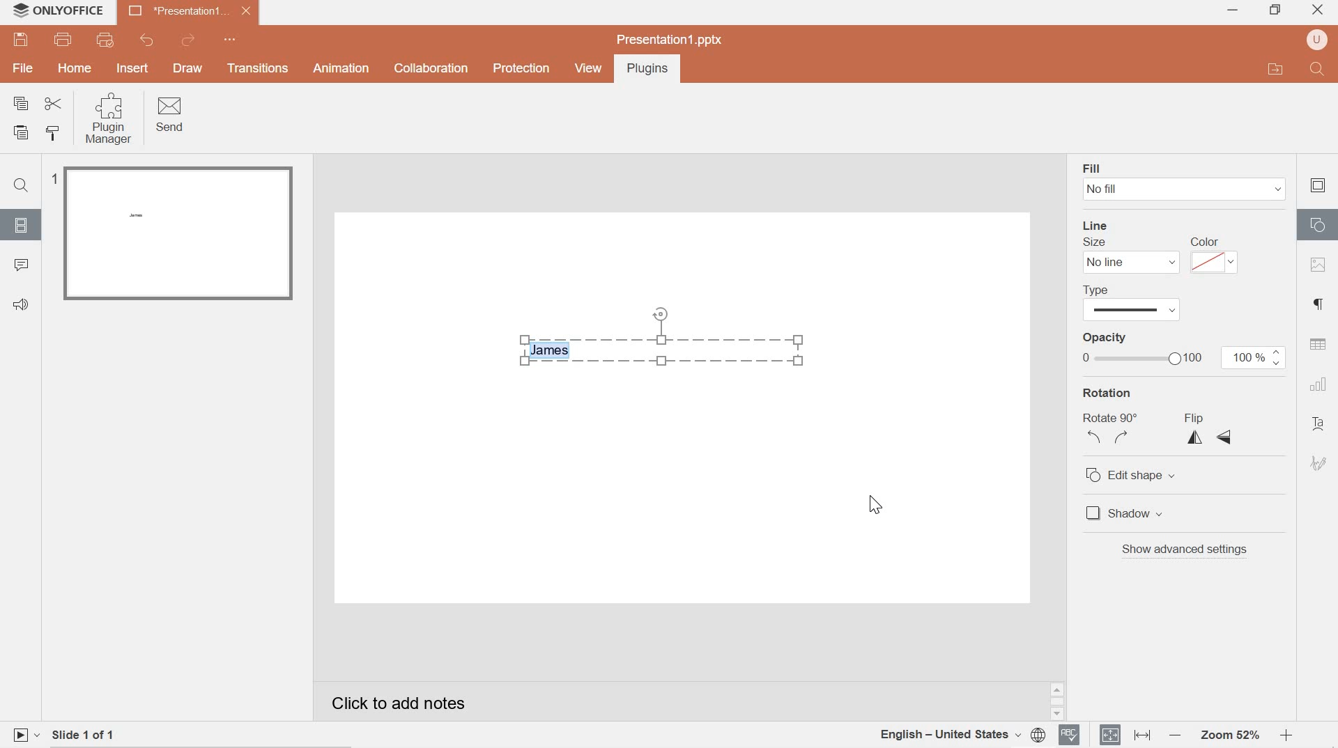  Describe the element at coordinates (661, 336) in the screenshot. I see `shadow added to text` at that location.